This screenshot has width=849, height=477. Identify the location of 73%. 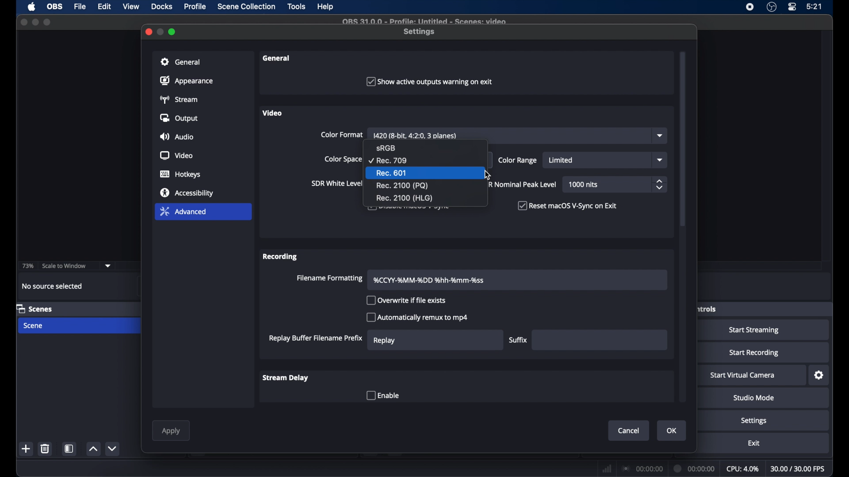
(27, 266).